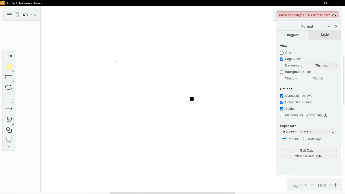  What do you see at coordinates (10, 110) in the screenshot?
I see `Arrow` at bounding box center [10, 110].